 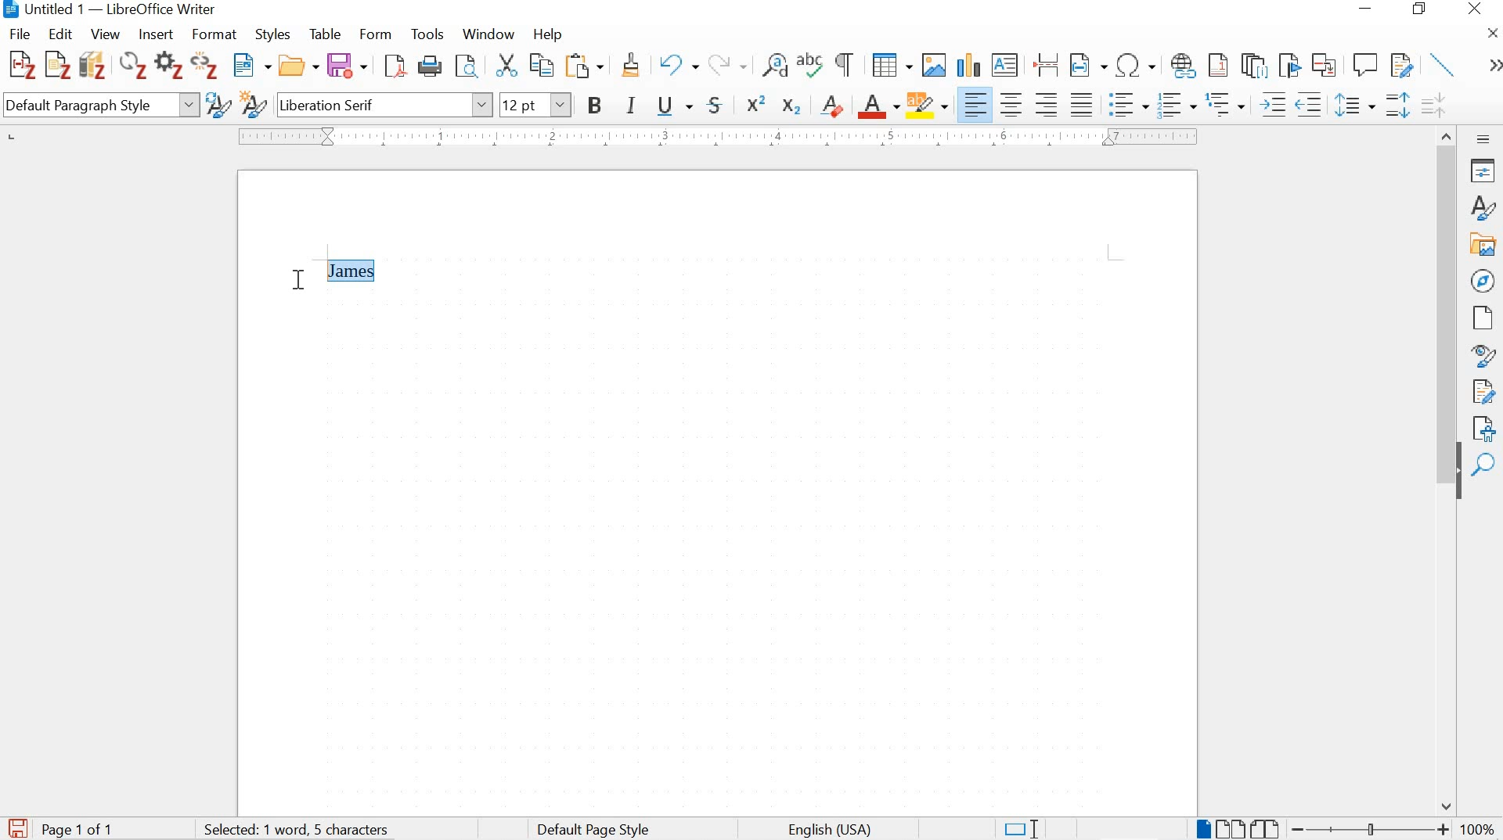 What do you see at coordinates (100, 107) in the screenshot?
I see `set paragraph style` at bounding box center [100, 107].